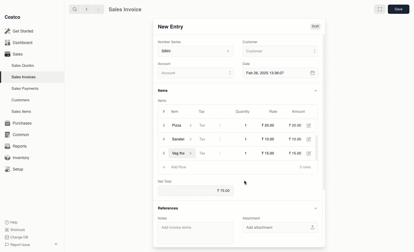 Image resolution: width=414 pixels, height=252 pixels. I want to click on SINV-, so click(195, 52).